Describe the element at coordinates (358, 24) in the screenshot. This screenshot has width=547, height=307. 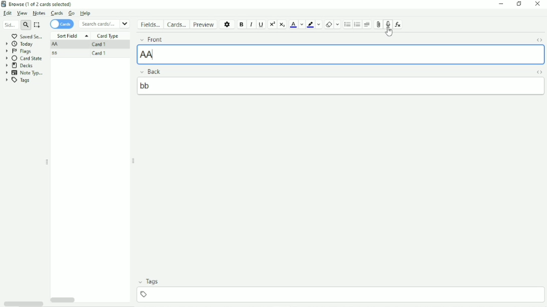
I see `Ordered list` at that location.